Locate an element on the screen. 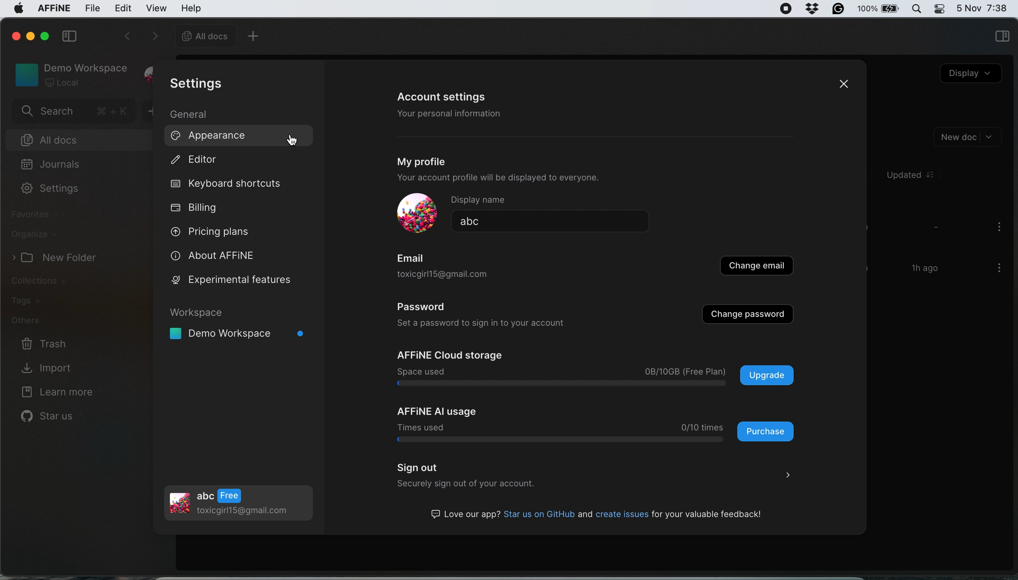 This screenshot has height=580, width=1018. screen recorder is located at coordinates (786, 9).